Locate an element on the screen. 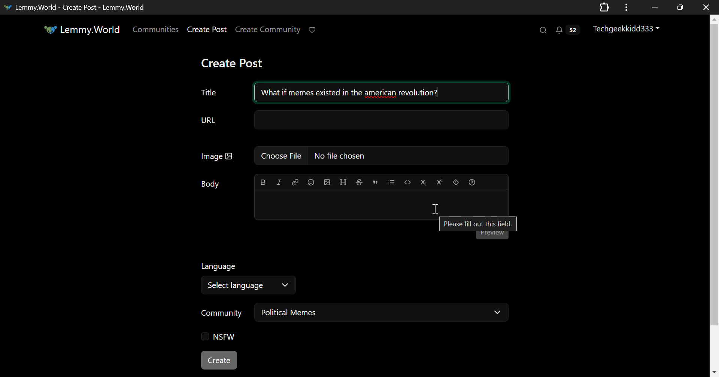  Strikethrough is located at coordinates (359, 182).